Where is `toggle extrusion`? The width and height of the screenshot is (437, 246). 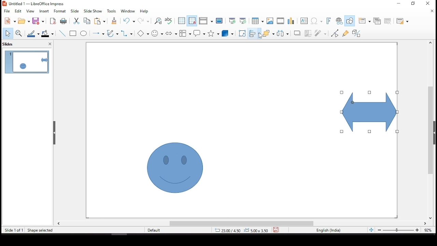
toggle extrusion is located at coordinates (356, 34).